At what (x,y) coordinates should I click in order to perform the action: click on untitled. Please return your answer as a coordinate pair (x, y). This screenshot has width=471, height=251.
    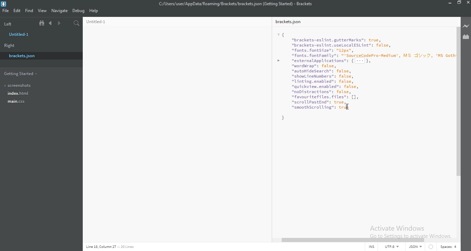
    Looking at the image, I should click on (20, 34).